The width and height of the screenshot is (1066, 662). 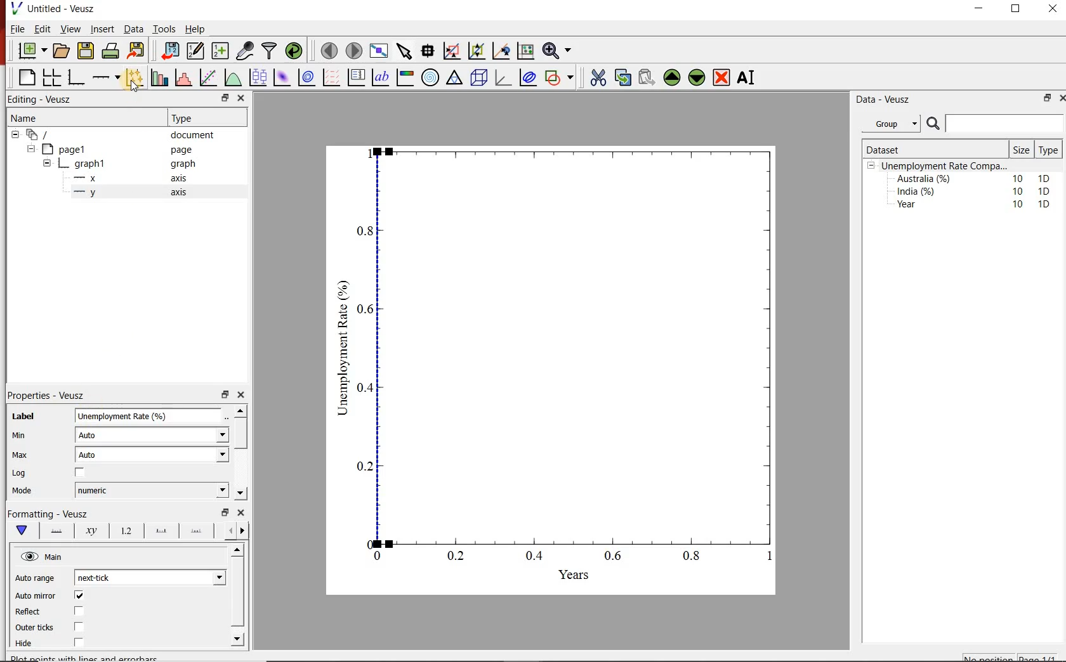 I want to click on create new datasets, so click(x=220, y=51).